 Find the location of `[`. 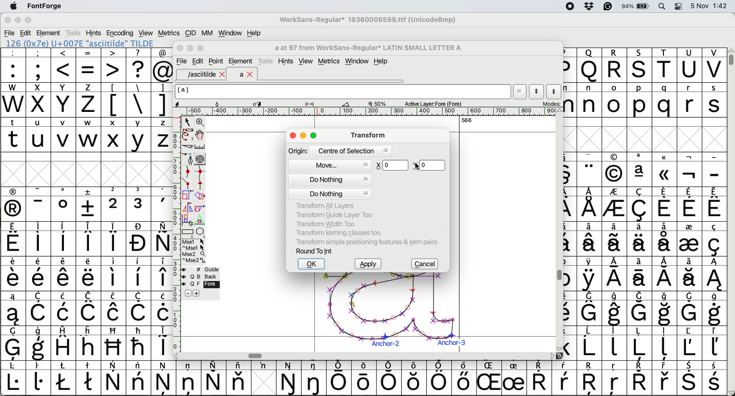

[ is located at coordinates (114, 100).